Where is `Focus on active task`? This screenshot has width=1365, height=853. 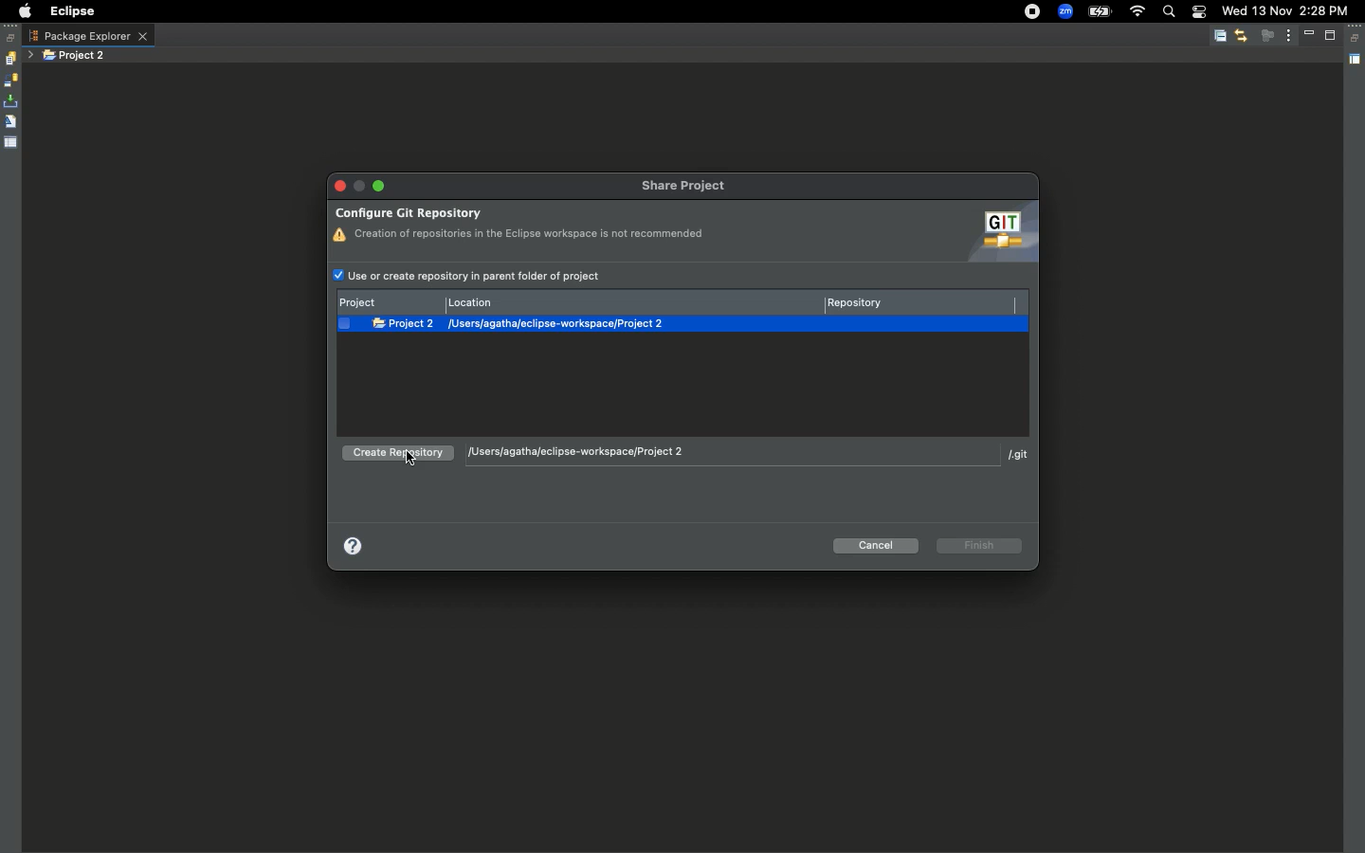 Focus on active task is located at coordinates (1267, 35).